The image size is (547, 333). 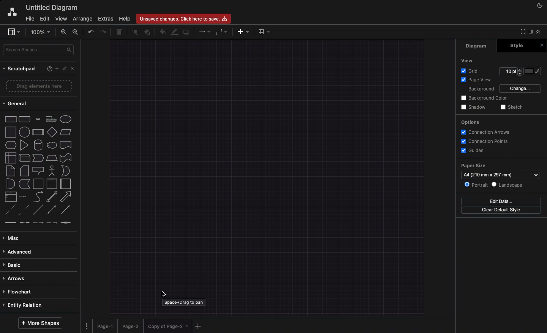 I want to click on Undo, so click(x=91, y=32).